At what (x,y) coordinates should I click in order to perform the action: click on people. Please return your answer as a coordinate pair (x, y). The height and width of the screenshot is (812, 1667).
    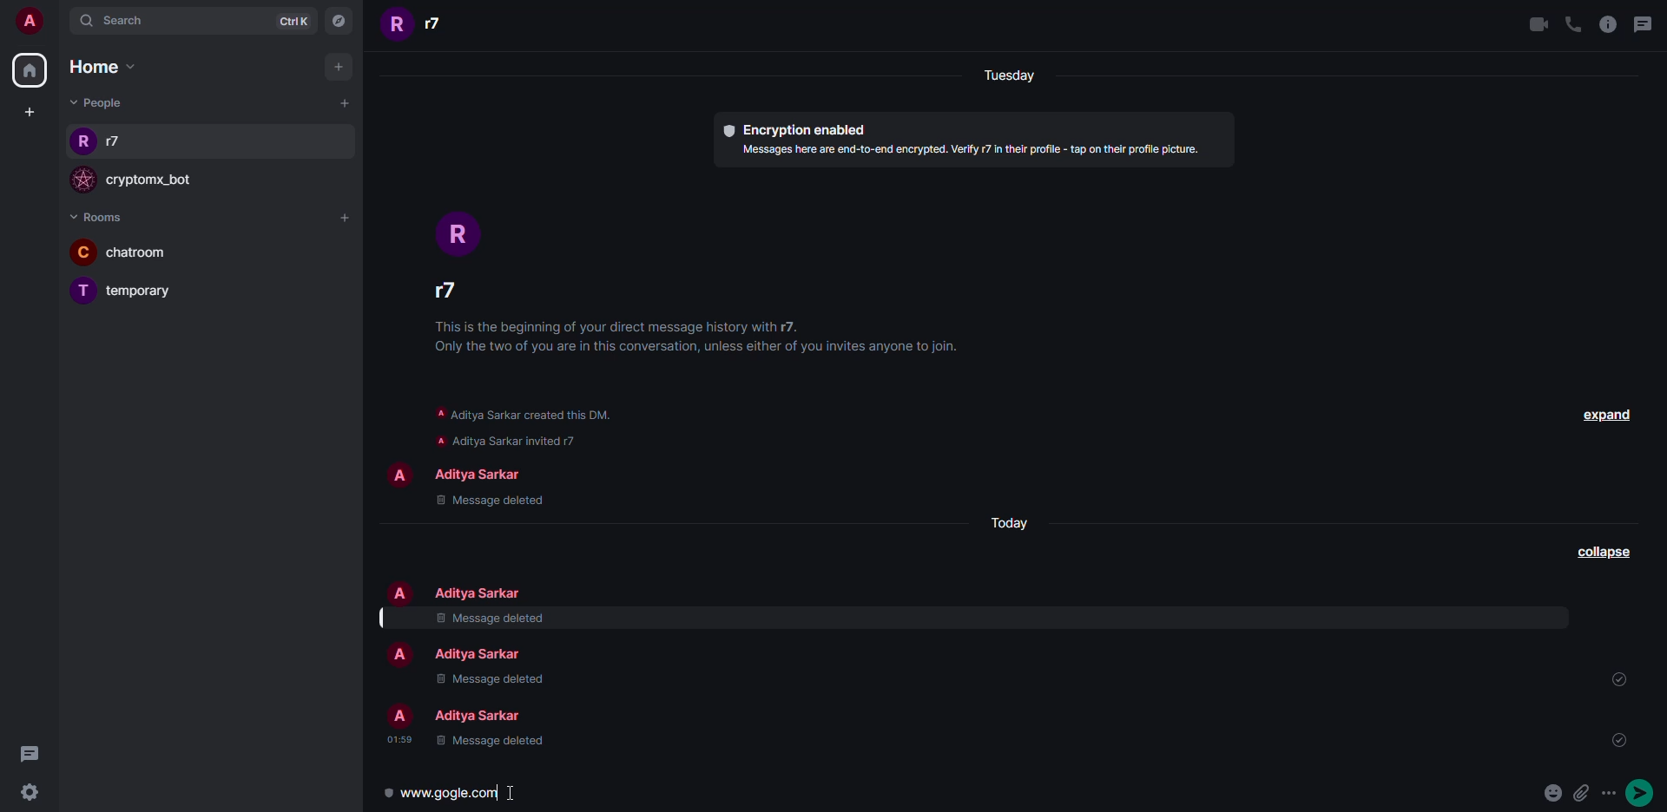
    Looking at the image, I should click on (484, 716).